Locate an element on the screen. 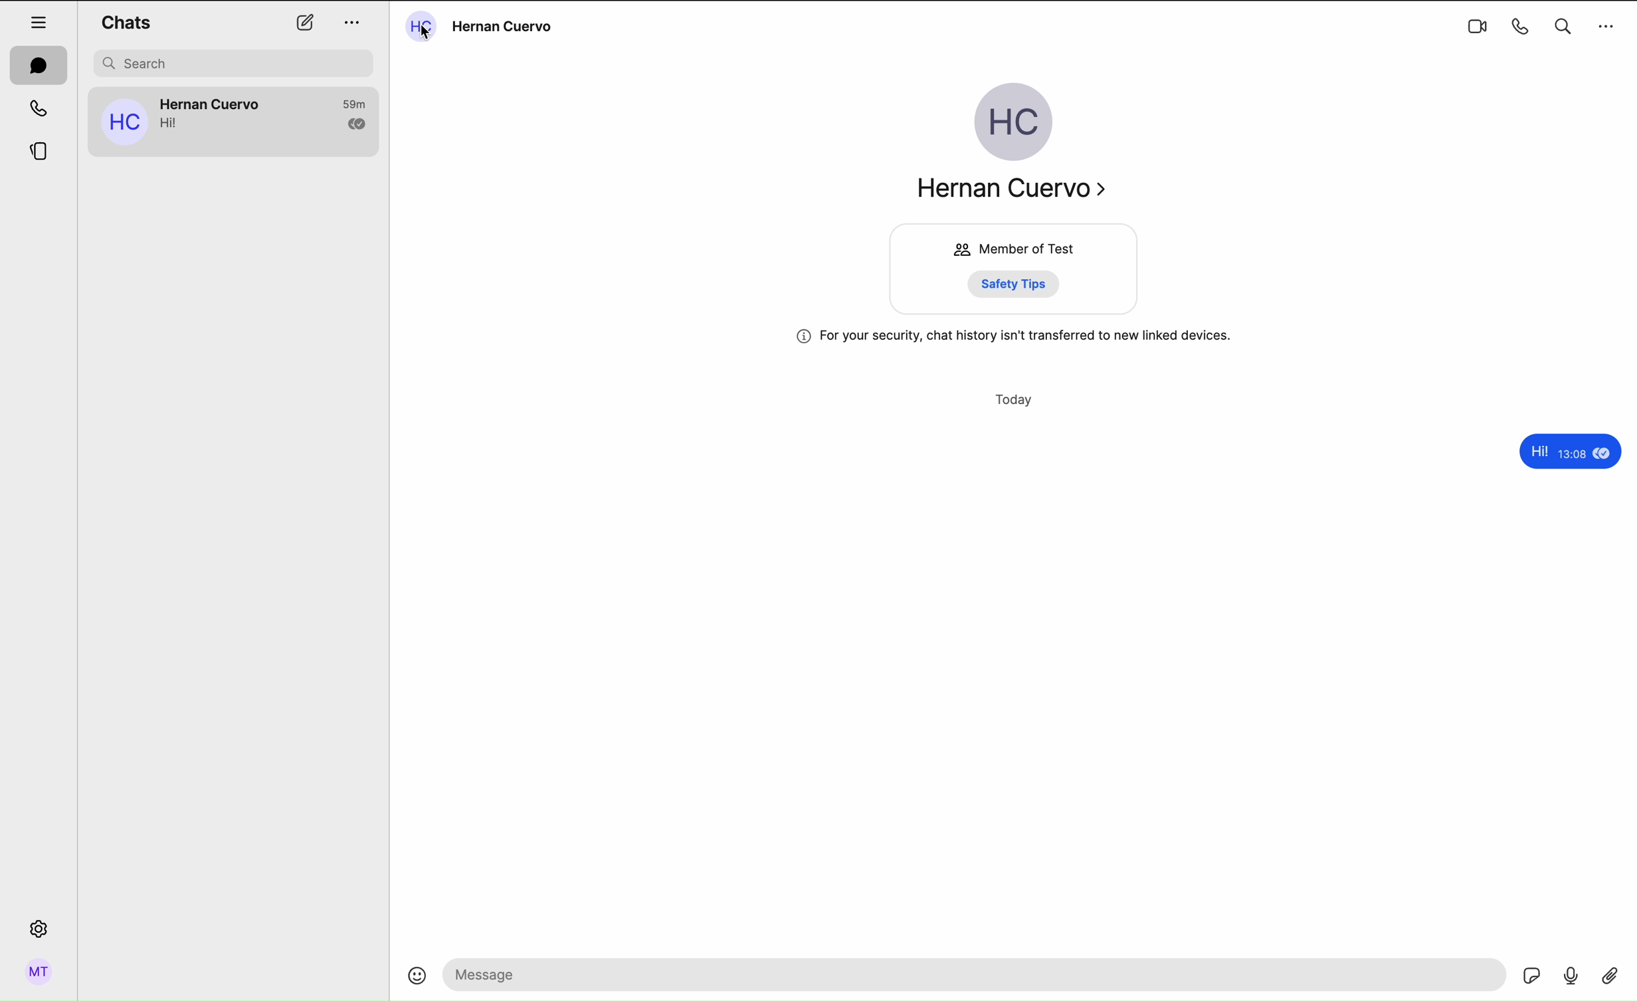  settings is located at coordinates (40, 927).